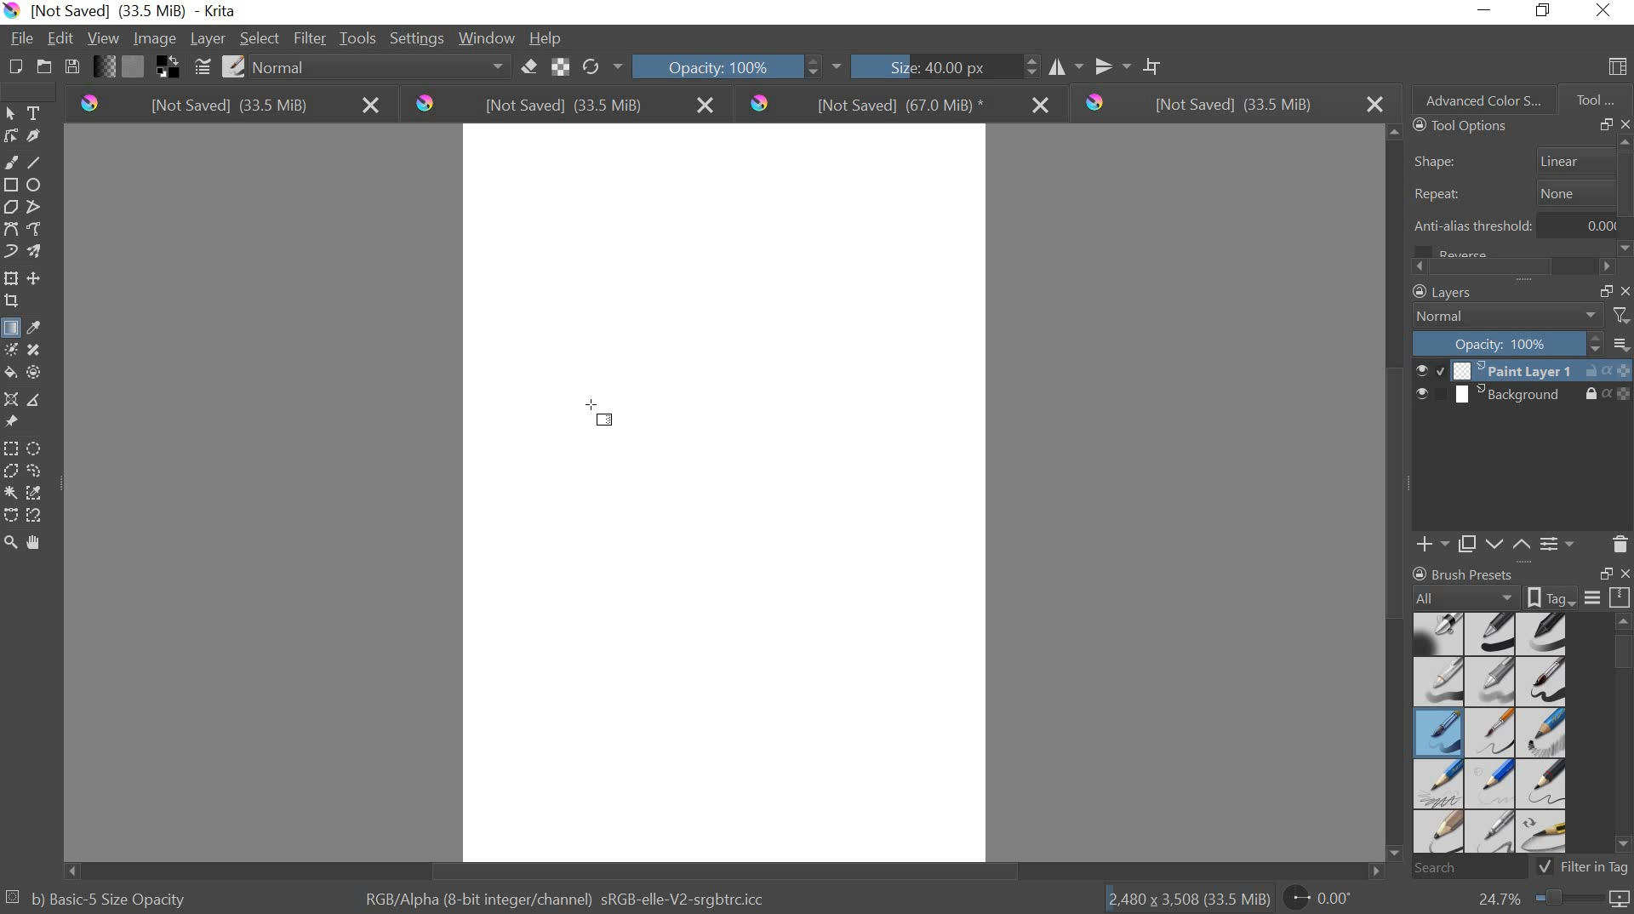  What do you see at coordinates (1510, 343) in the screenshot?
I see `OPACITY` at bounding box center [1510, 343].